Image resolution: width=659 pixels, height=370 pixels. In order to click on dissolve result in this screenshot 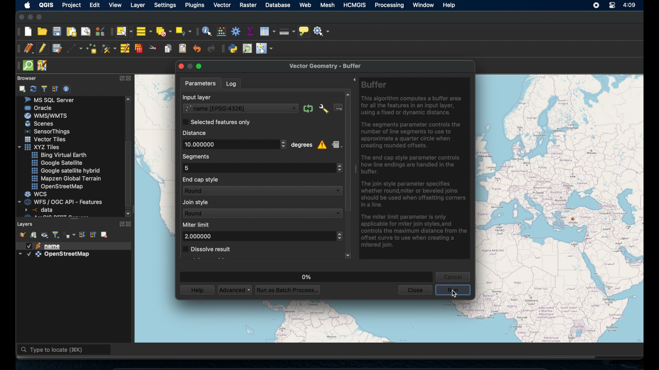, I will do `click(207, 249)`.